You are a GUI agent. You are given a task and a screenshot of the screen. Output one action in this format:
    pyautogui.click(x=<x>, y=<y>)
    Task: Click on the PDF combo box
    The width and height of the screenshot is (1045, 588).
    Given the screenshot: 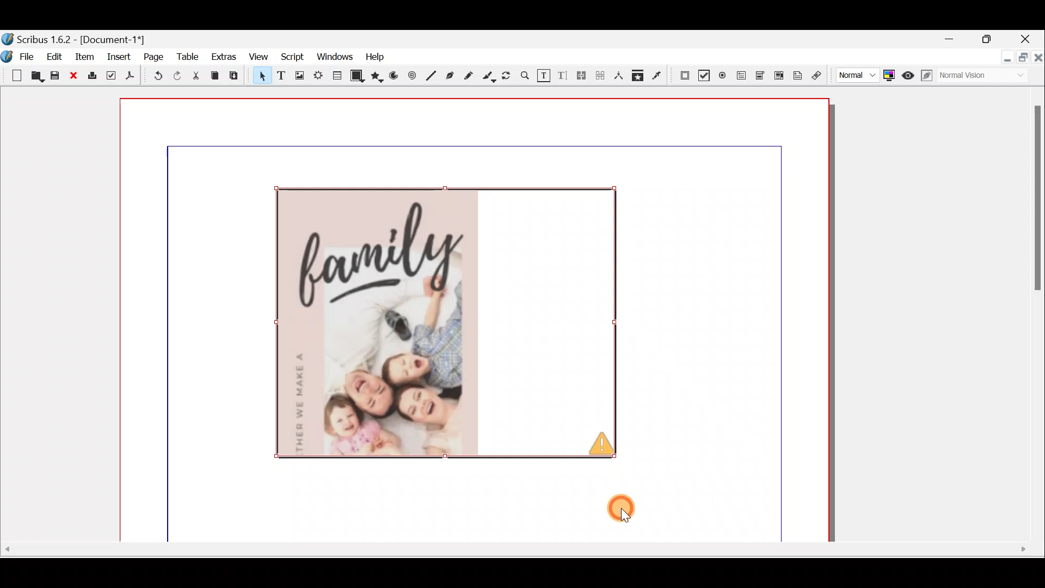 What is the action you would take?
    pyautogui.click(x=761, y=76)
    